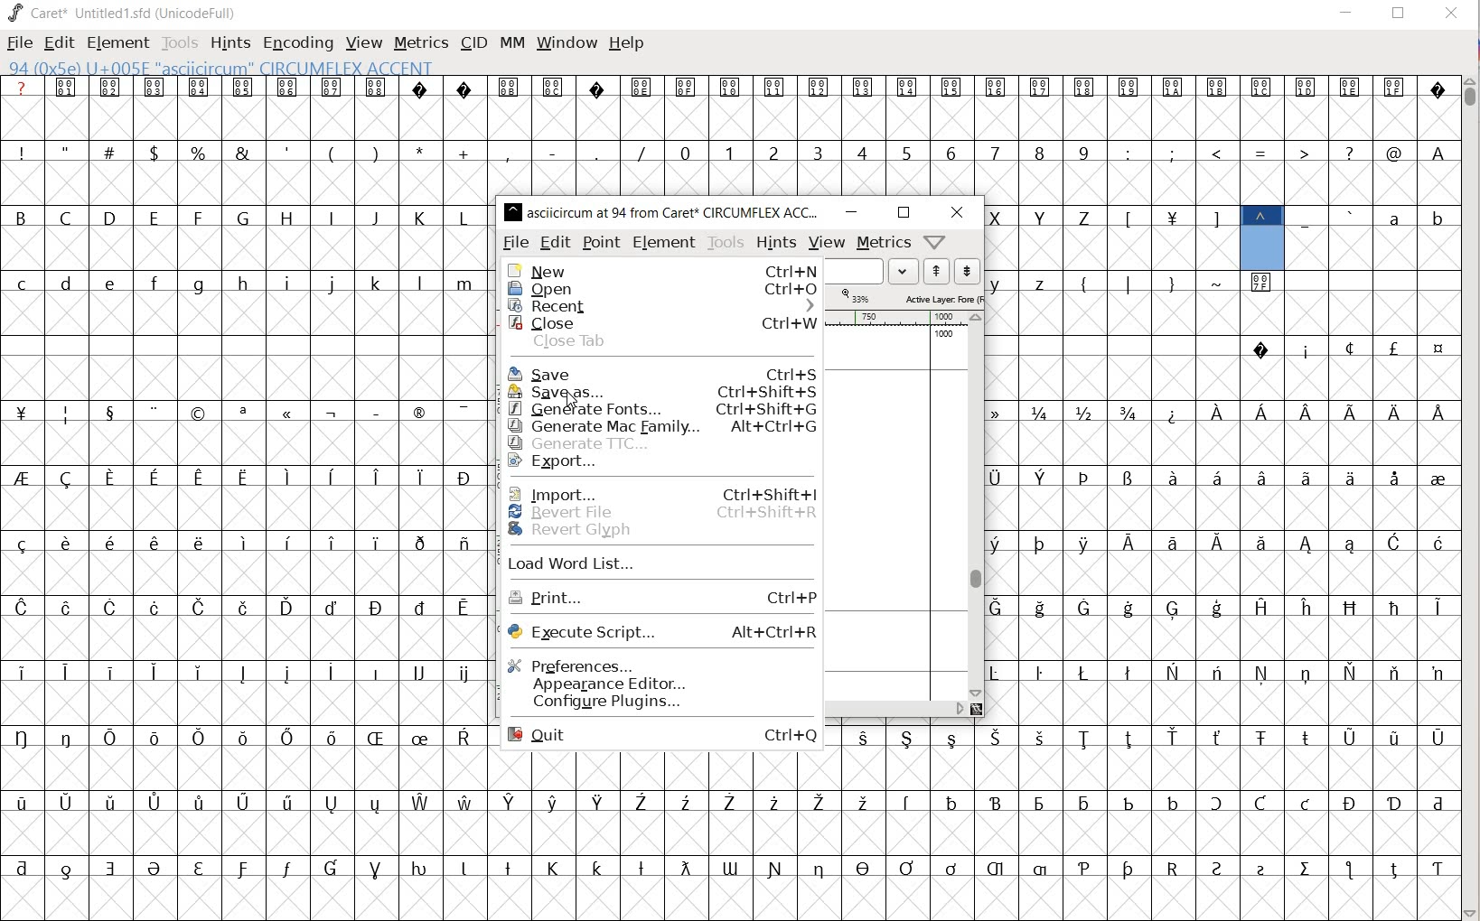  What do you see at coordinates (515, 244) in the screenshot?
I see `file` at bounding box center [515, 244].